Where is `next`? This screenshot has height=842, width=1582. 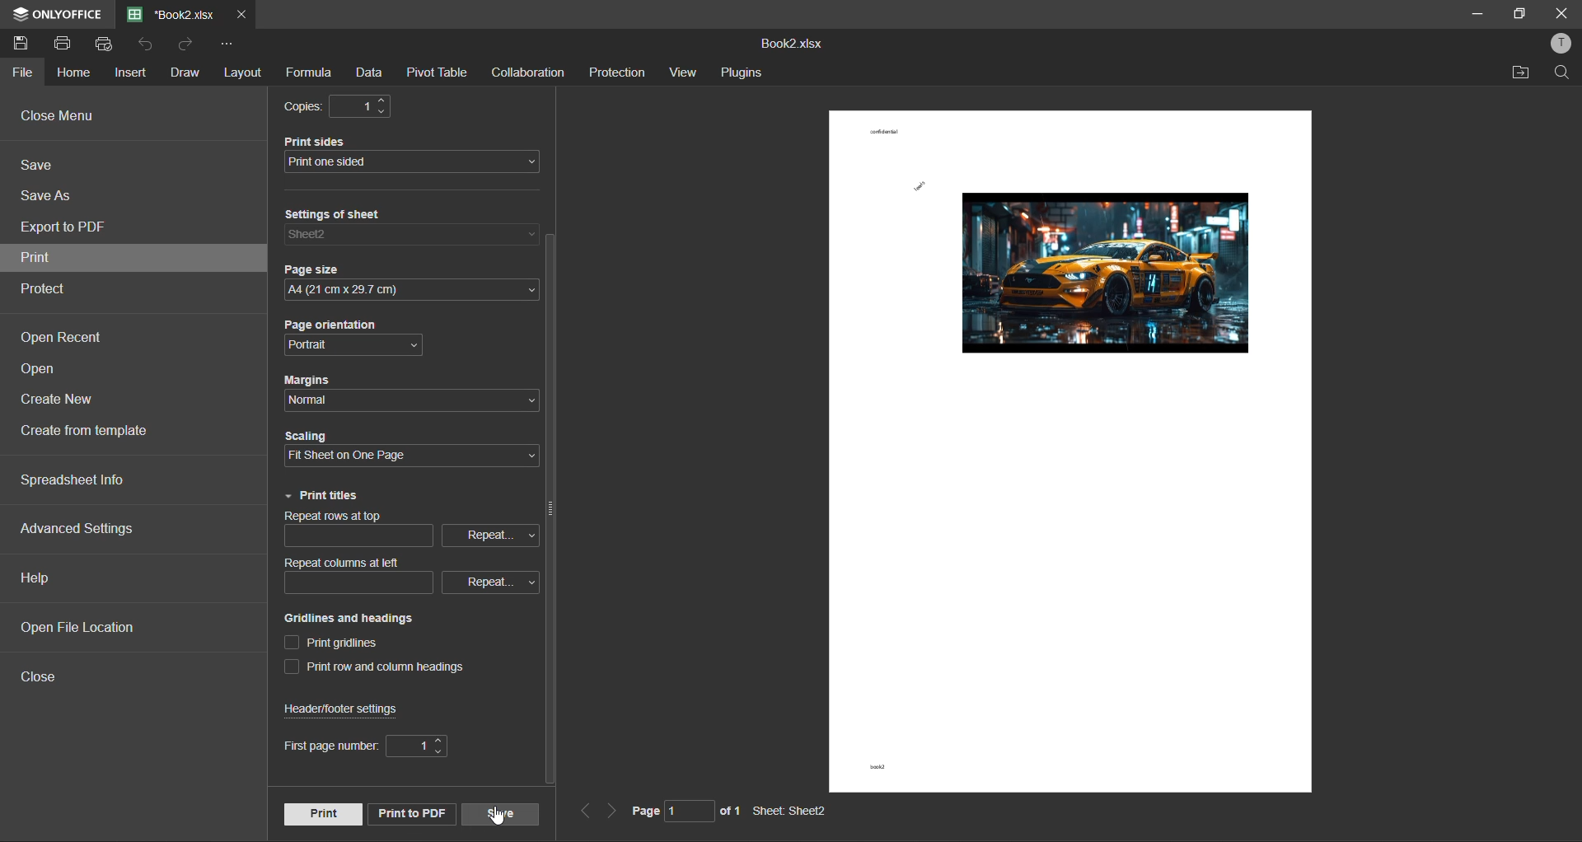
next is located at coordinates (611, 811).